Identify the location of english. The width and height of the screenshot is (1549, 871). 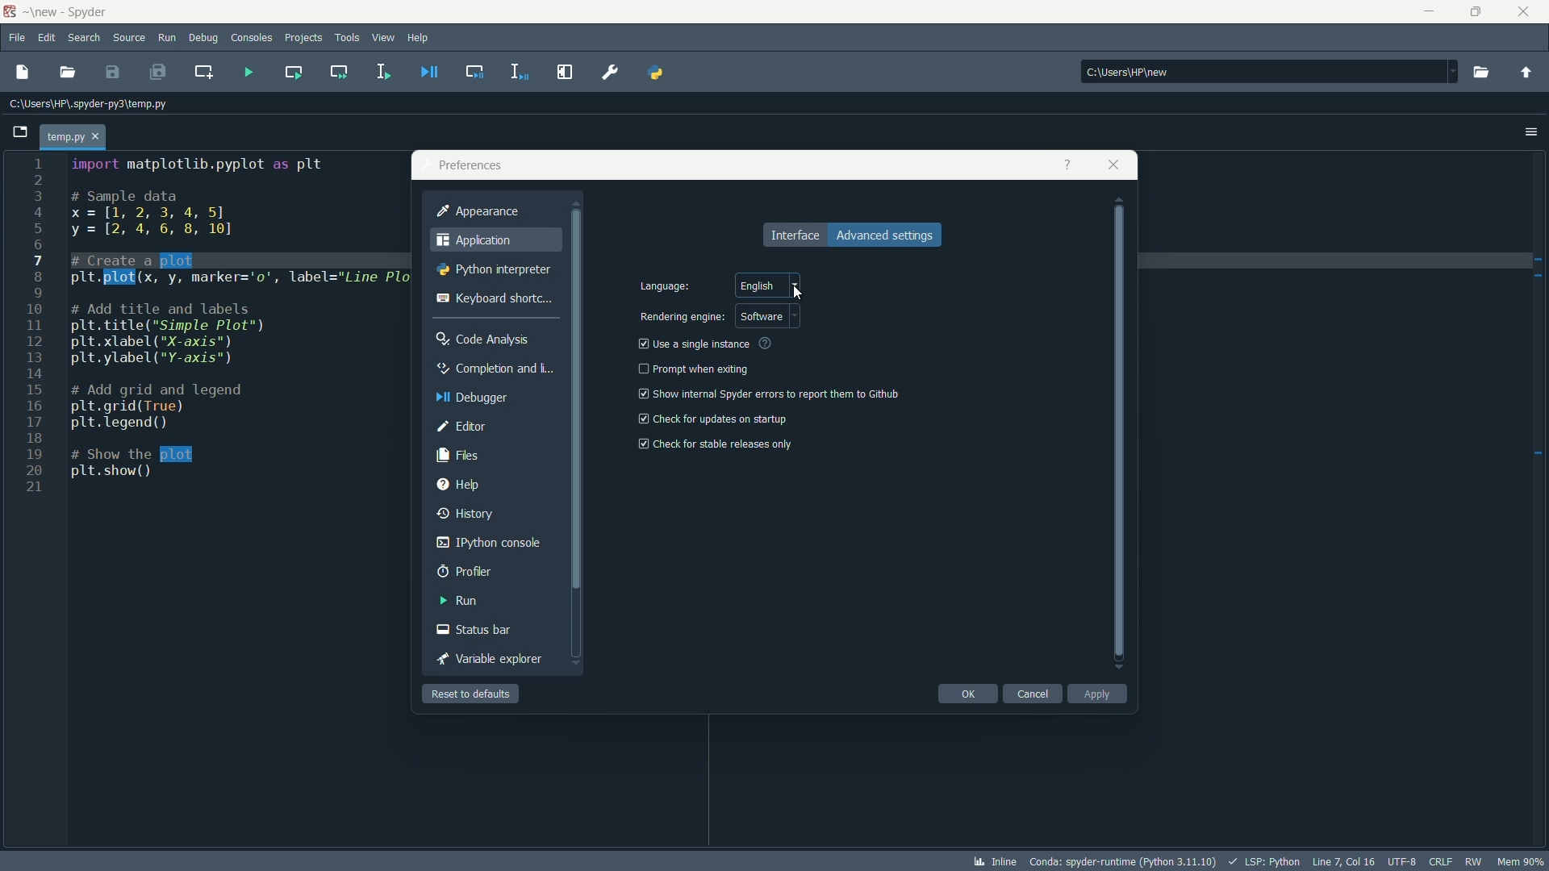
(768, 285).